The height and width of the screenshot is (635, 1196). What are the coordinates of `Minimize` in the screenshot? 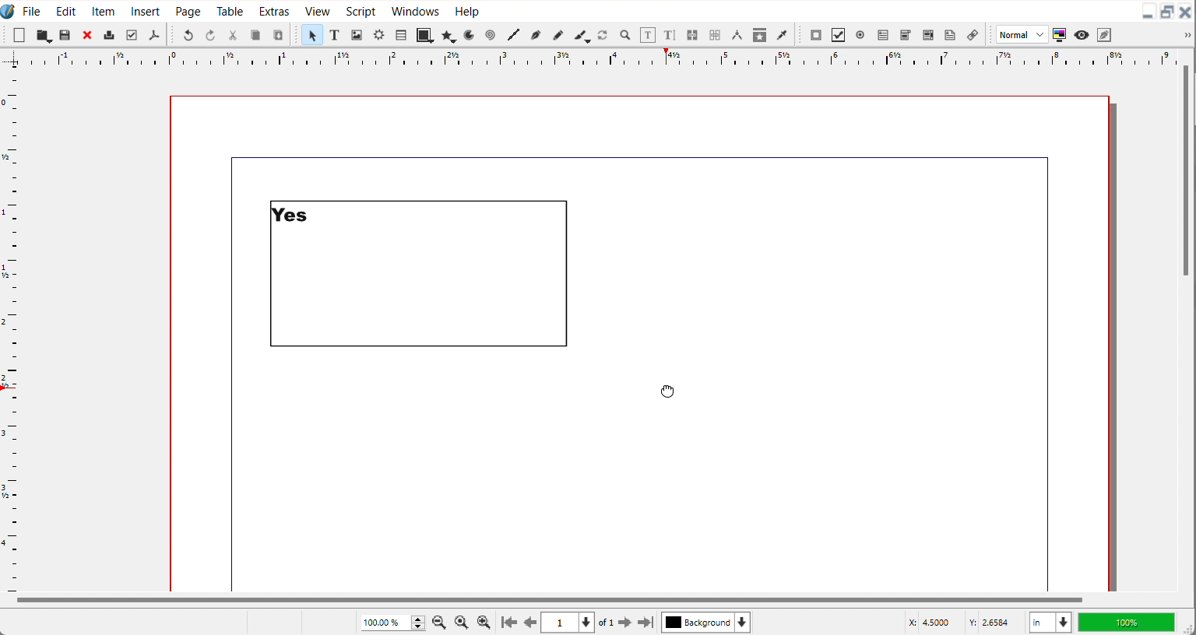 It's located at (1148, 12).